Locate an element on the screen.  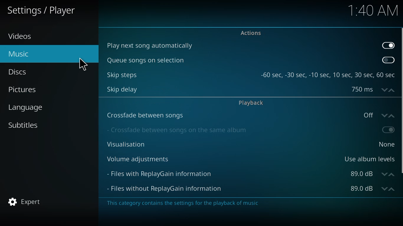
enabled is located at coordinates (388, 45).